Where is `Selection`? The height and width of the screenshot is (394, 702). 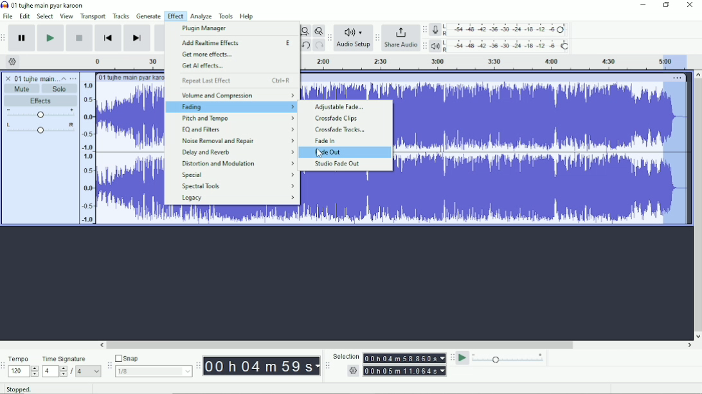 Selection is located at coordinates (346, 355).